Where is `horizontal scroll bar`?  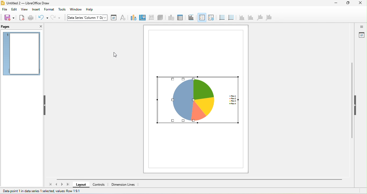 horizontal scroll bar is located at coordinates (199, 179).